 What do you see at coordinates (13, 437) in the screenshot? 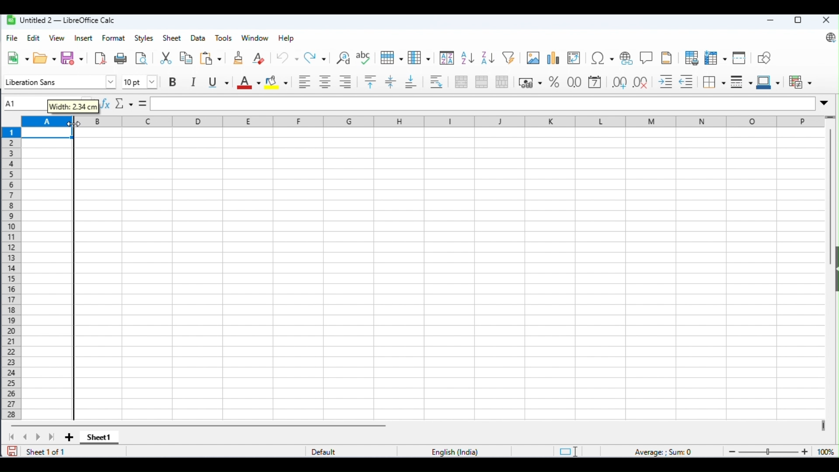
I see `first sheet` at bounding box center [13, 437].